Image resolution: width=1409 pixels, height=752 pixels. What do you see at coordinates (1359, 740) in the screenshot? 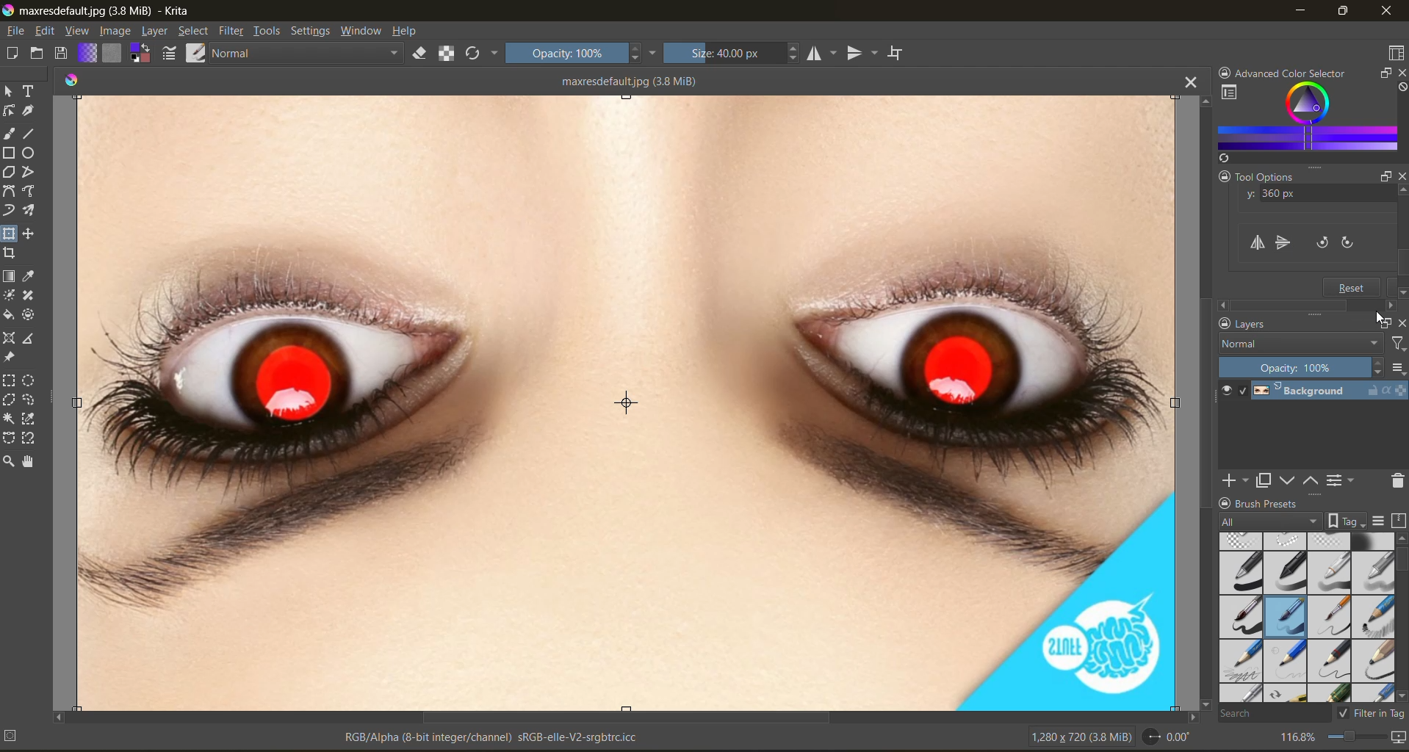
I see `zoom` at bounding box center [1359, 740].